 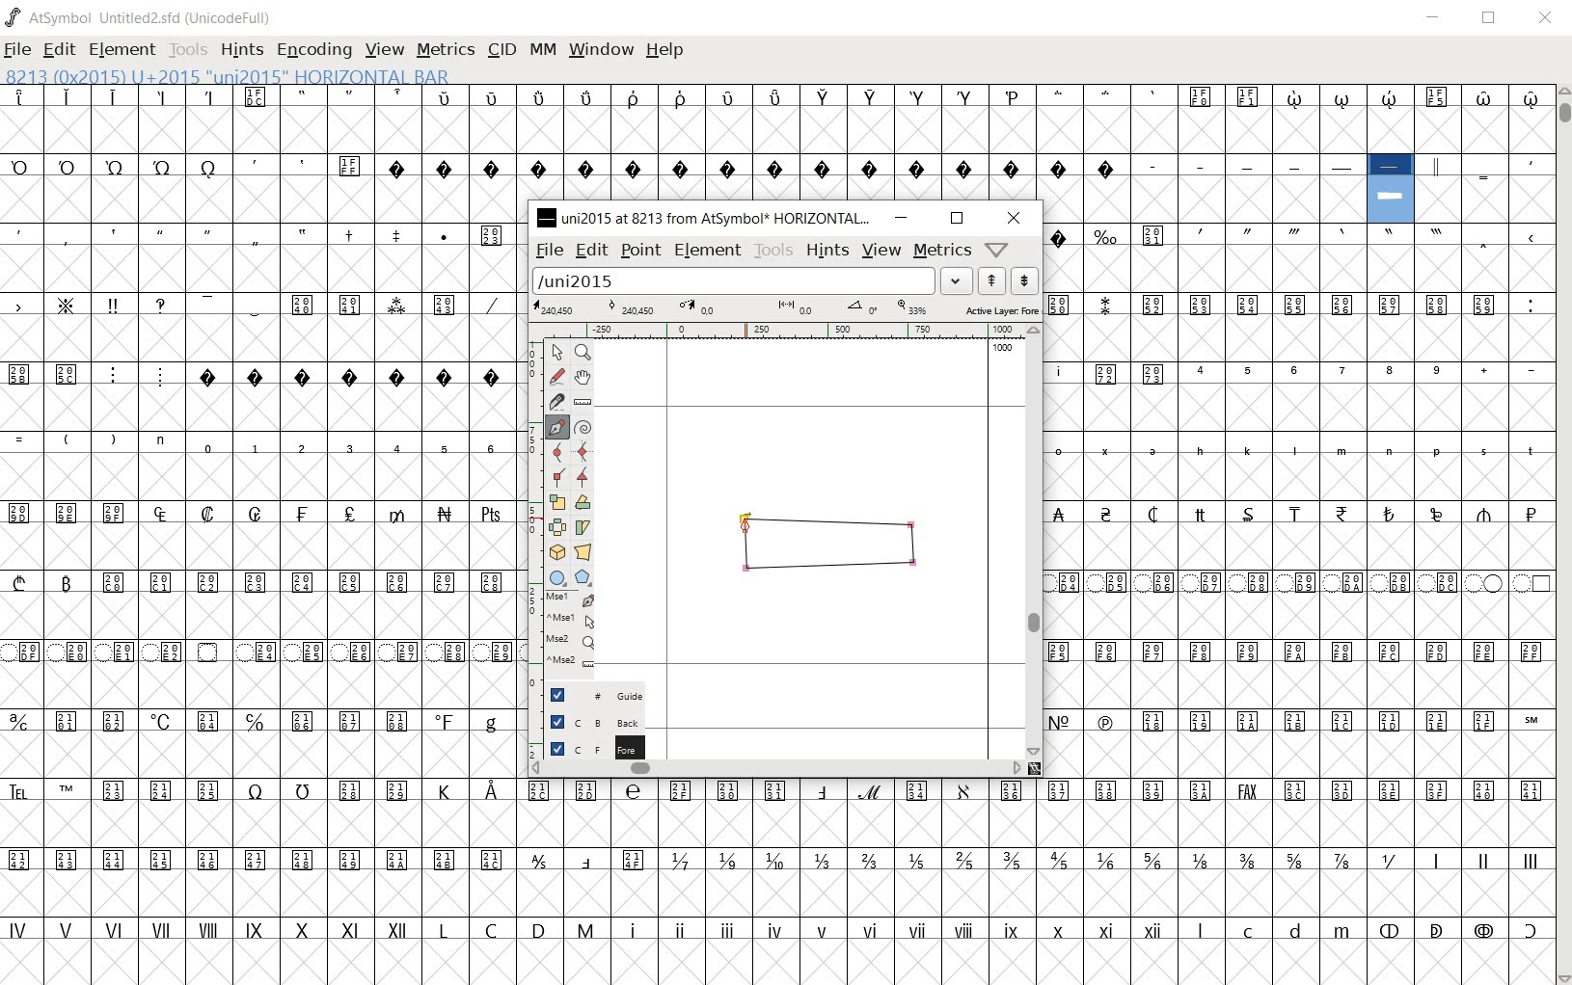 I want to click on hints, so click(x=828, y=253).